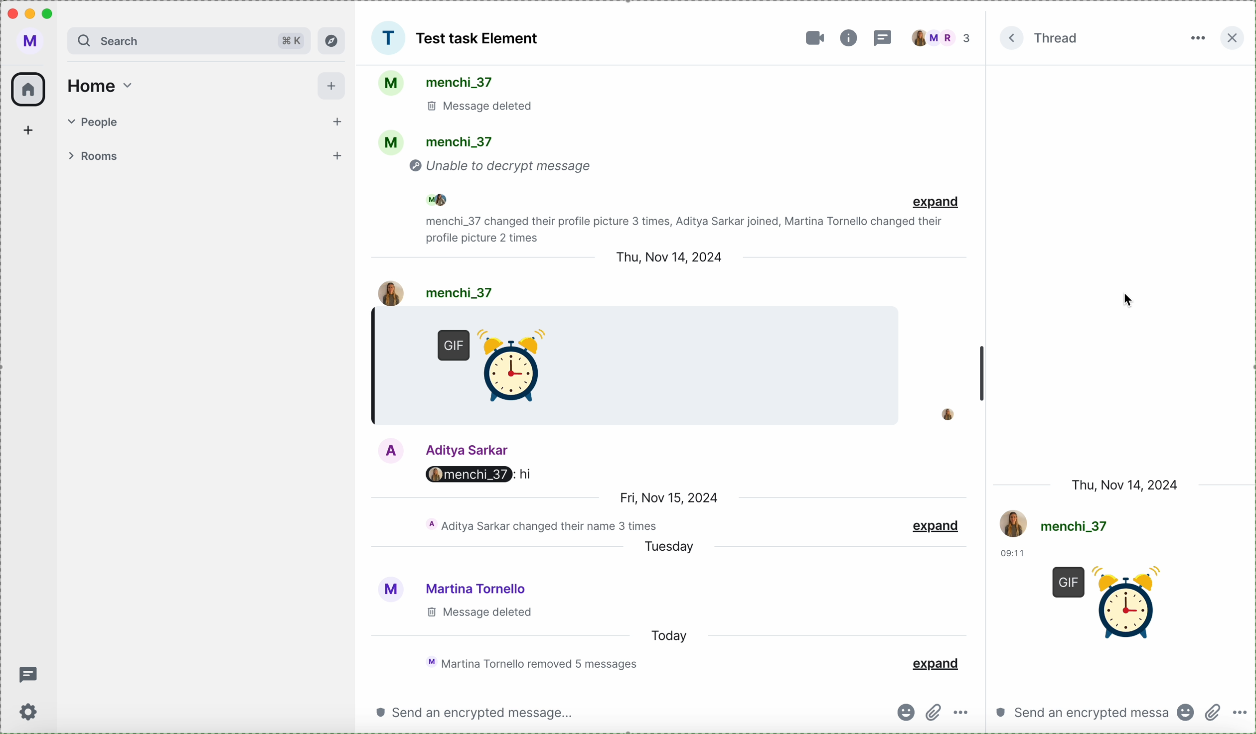 The width and height of the screenshot is (1256, 734). Describe the element at coordinates (935, 662) in the screenshot. I see `expand` at that location.